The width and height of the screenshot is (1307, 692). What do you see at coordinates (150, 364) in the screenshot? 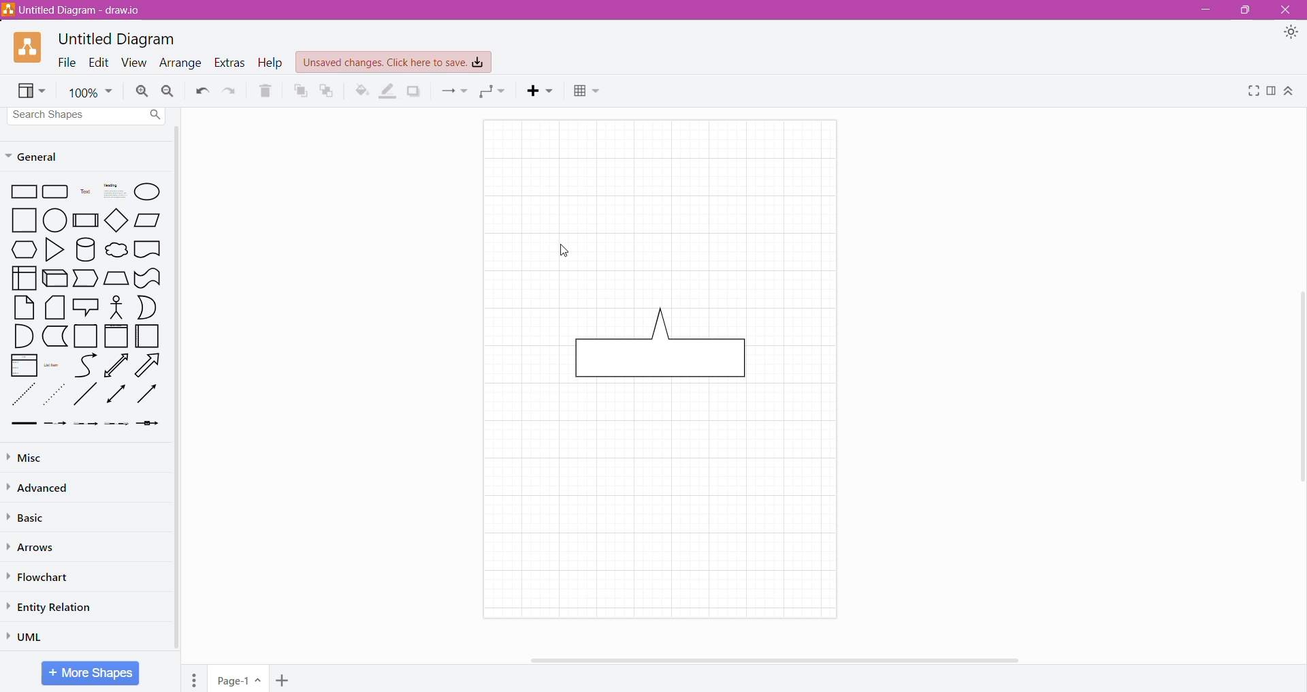
I see `Right Diagonal Arrow` at bounding box center [150, 364].